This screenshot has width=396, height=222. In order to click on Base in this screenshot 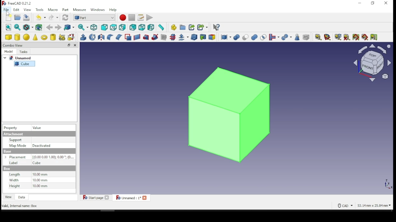, I will do `click(7, 169)`.